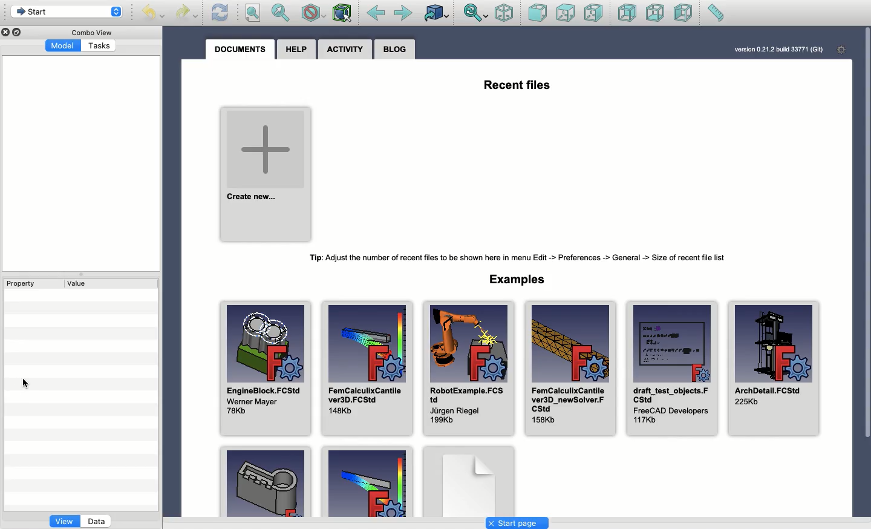 The image size is (871, 529). I want to click on Settings, so click(843, 51).